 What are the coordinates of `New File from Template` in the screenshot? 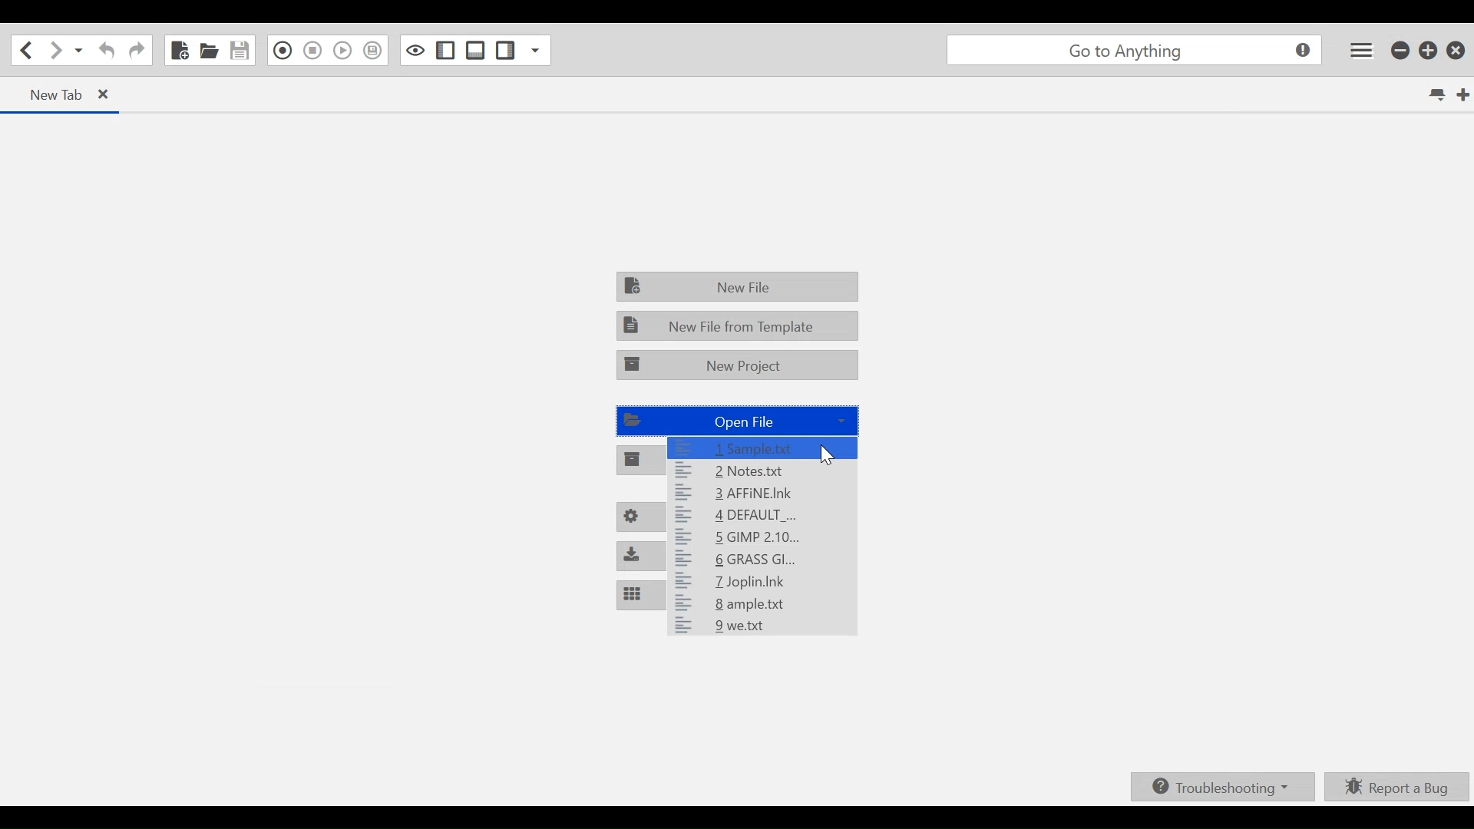 It's located at (739, 325).